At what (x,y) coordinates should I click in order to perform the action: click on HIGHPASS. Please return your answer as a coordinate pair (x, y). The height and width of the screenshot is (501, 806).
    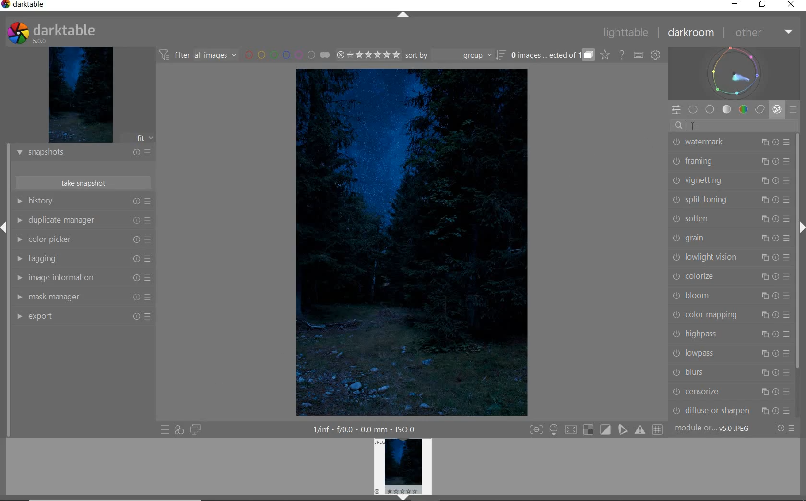
    Looking at the image, I should click on (730, 334).